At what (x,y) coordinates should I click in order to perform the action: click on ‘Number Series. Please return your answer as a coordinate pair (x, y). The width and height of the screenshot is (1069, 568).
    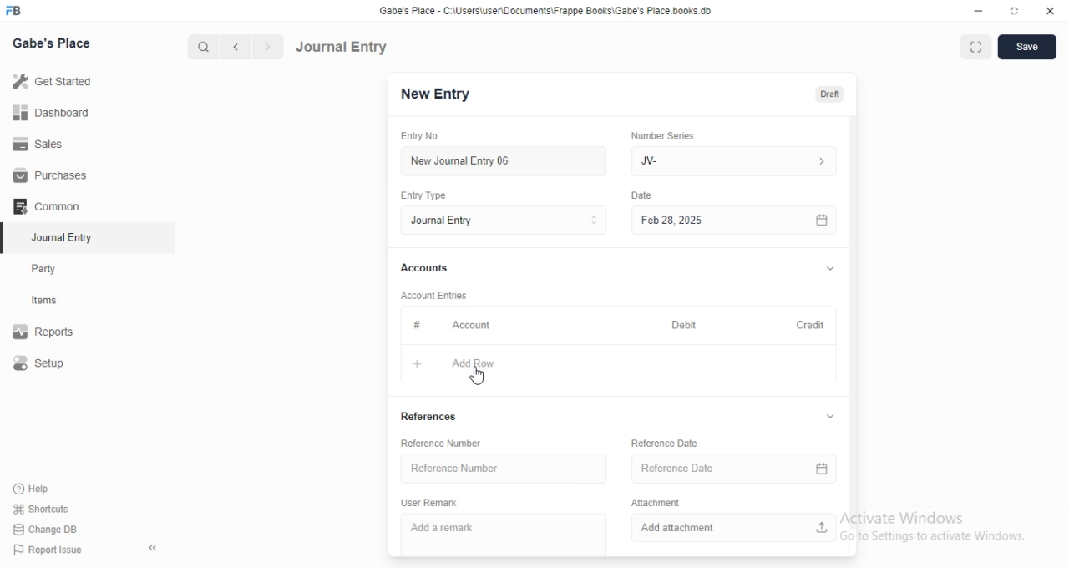
    Looking at the image, I should click on (672, 134).